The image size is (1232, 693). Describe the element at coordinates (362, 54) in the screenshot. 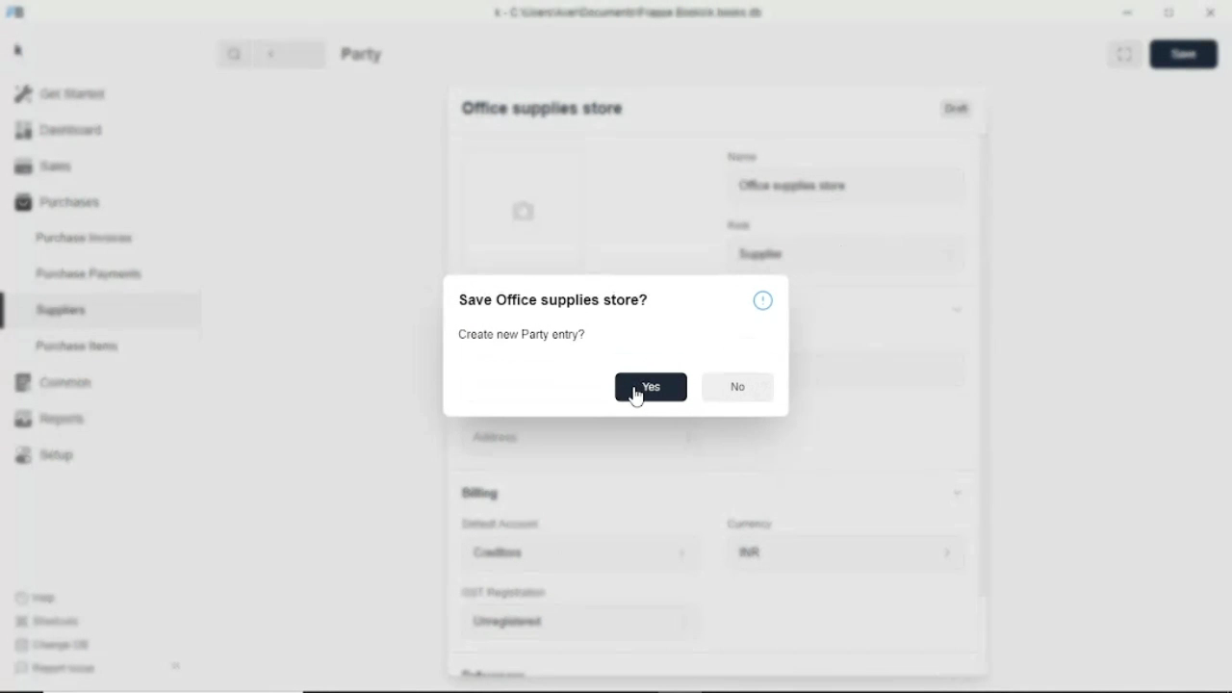

I see `Party` at that location.